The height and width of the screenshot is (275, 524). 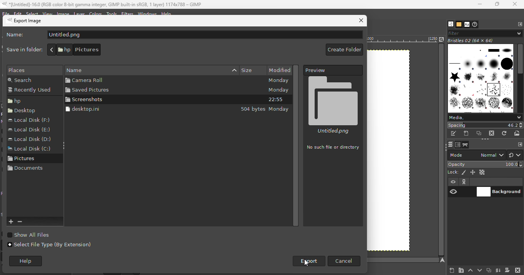 What do you see at coordinates (48, 13) in the screenshot?
I see `View` at bounding box center [48, 13].